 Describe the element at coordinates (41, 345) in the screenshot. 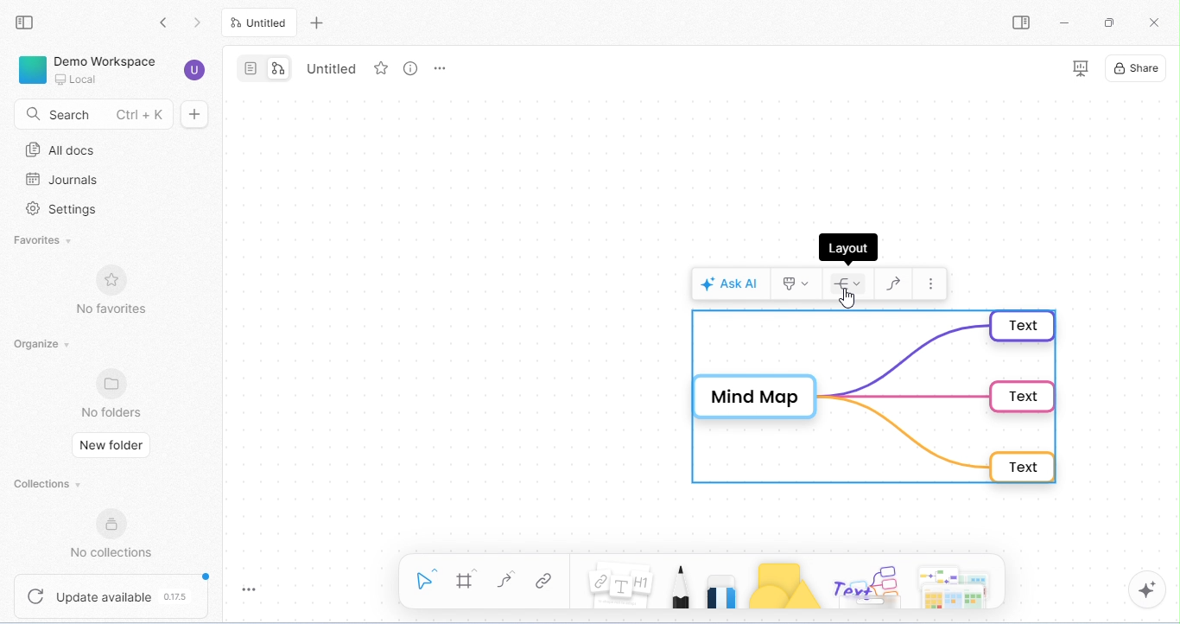

I see `organize` at that location.